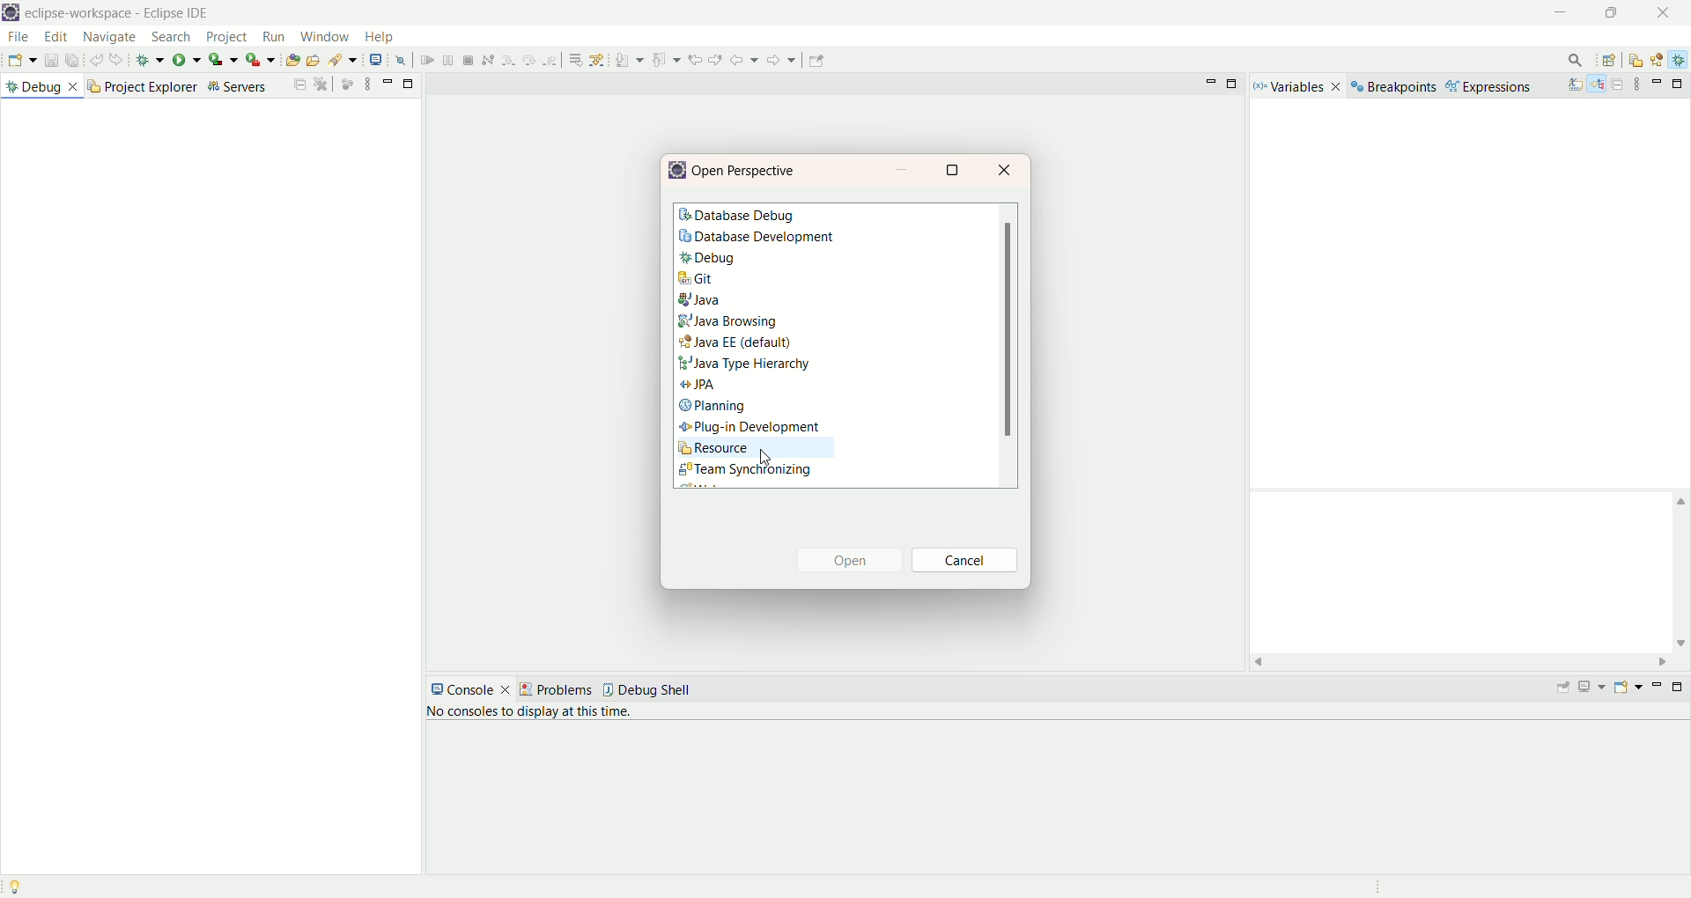 This screenshot has width=1691, height=898. Describe the element at coordinates (763, 239) in the screenshot. I see `database development` at that location.